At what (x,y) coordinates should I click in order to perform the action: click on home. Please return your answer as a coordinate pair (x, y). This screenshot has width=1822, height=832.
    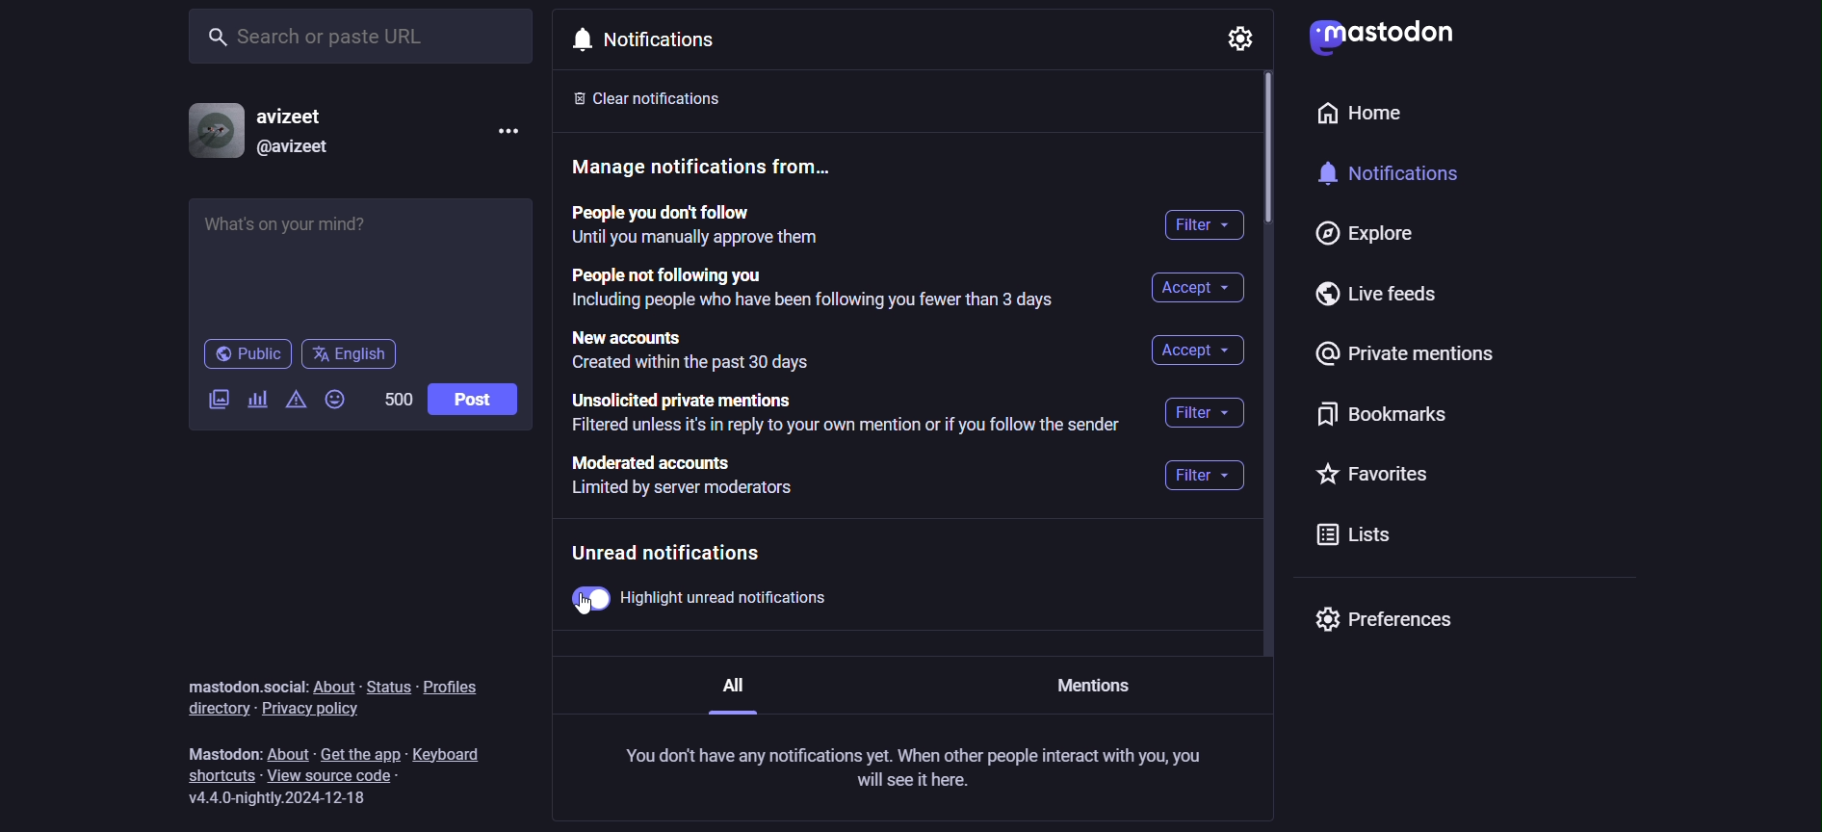
    Looking at the image, I should click on (1353, 117).